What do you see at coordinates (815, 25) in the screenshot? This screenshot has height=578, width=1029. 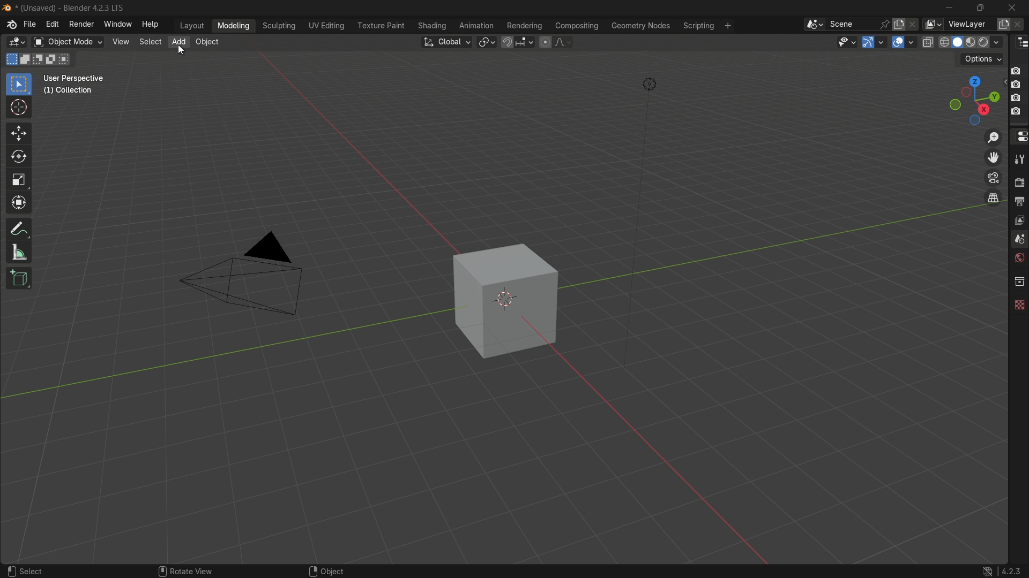 I see `browse scenes` at bounding box center [815, 25].